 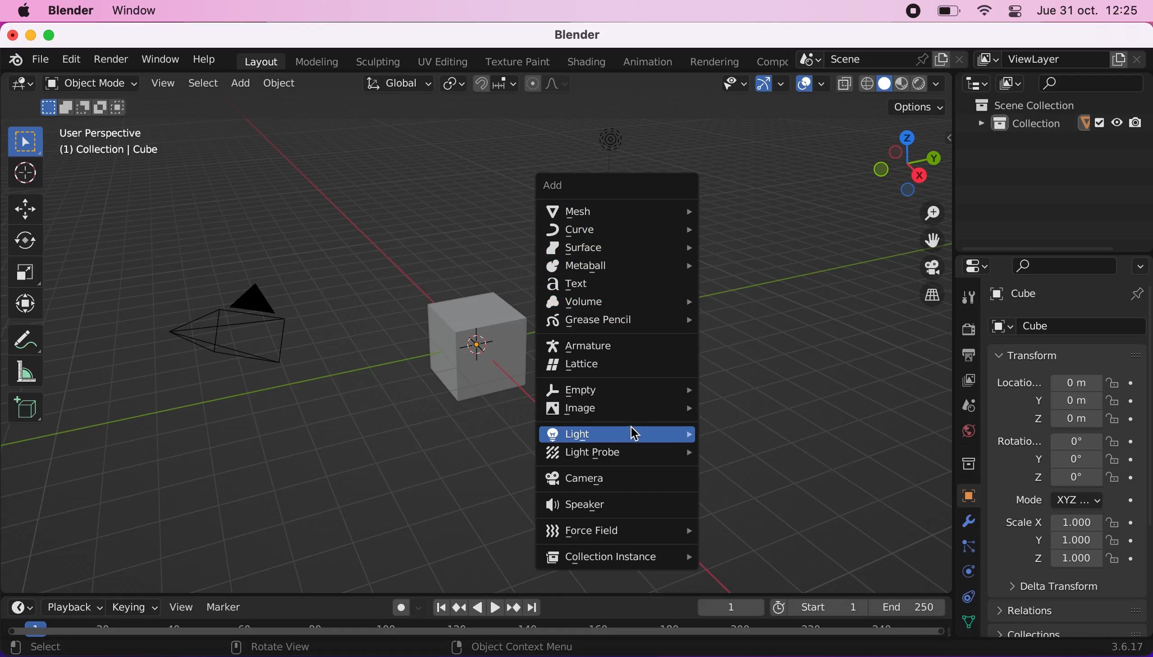 I want to click on minimize, so click(x=30, y=36).